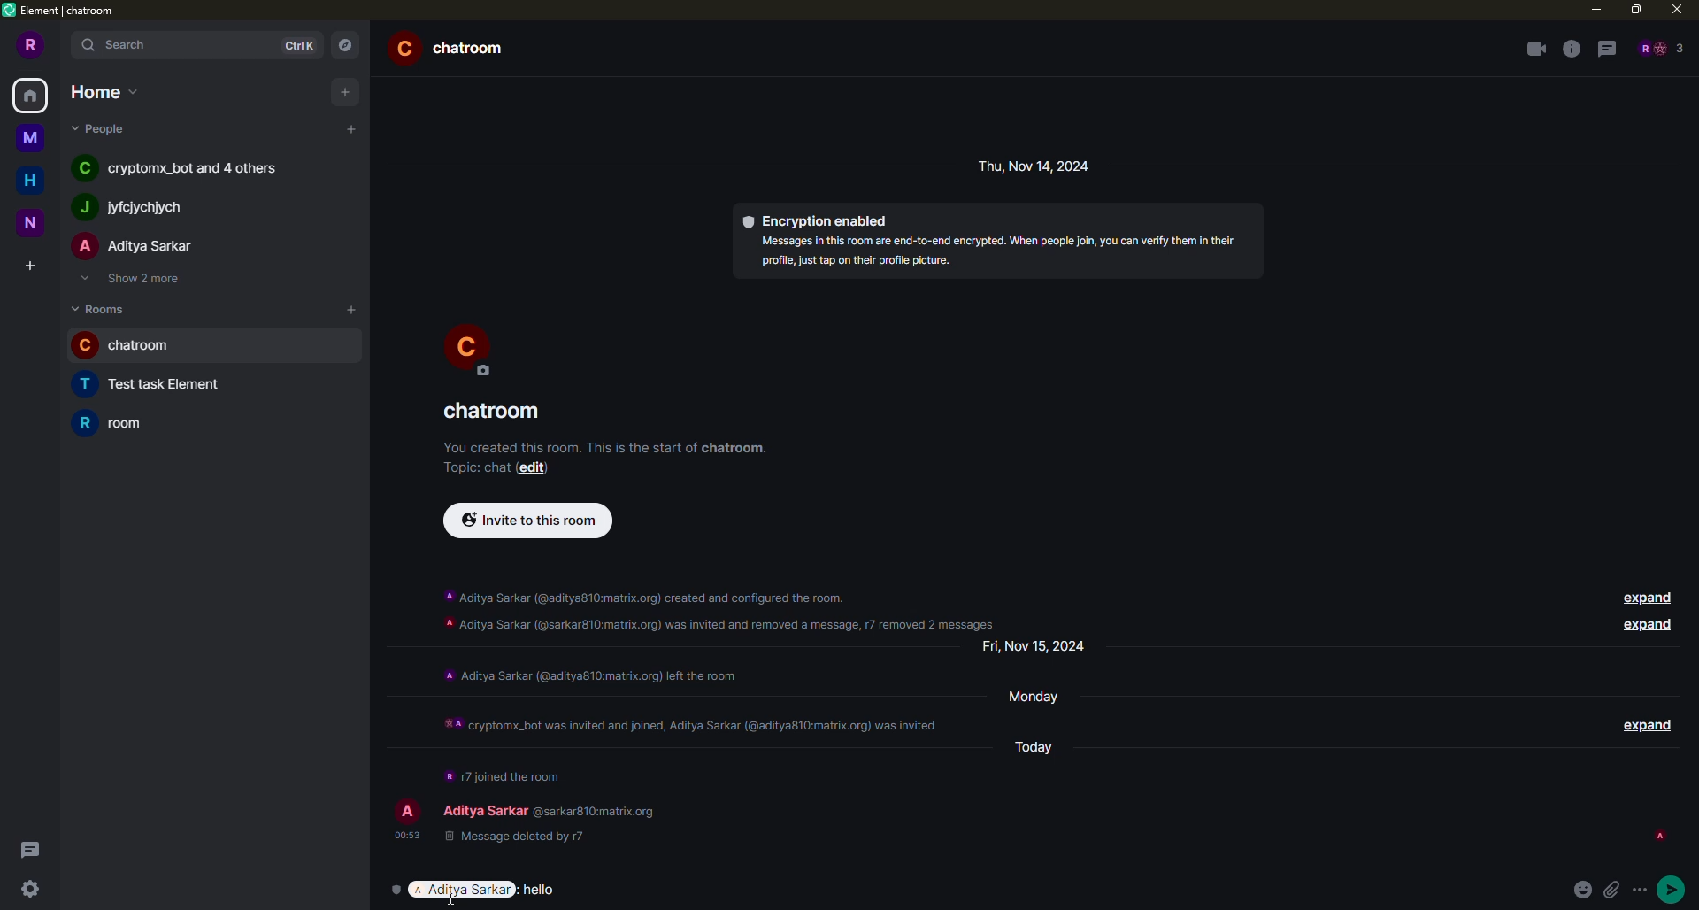  What do you see at coordinates (463, 891) in the screenshot?
I see `metioned` at bounding box center [463, 891].